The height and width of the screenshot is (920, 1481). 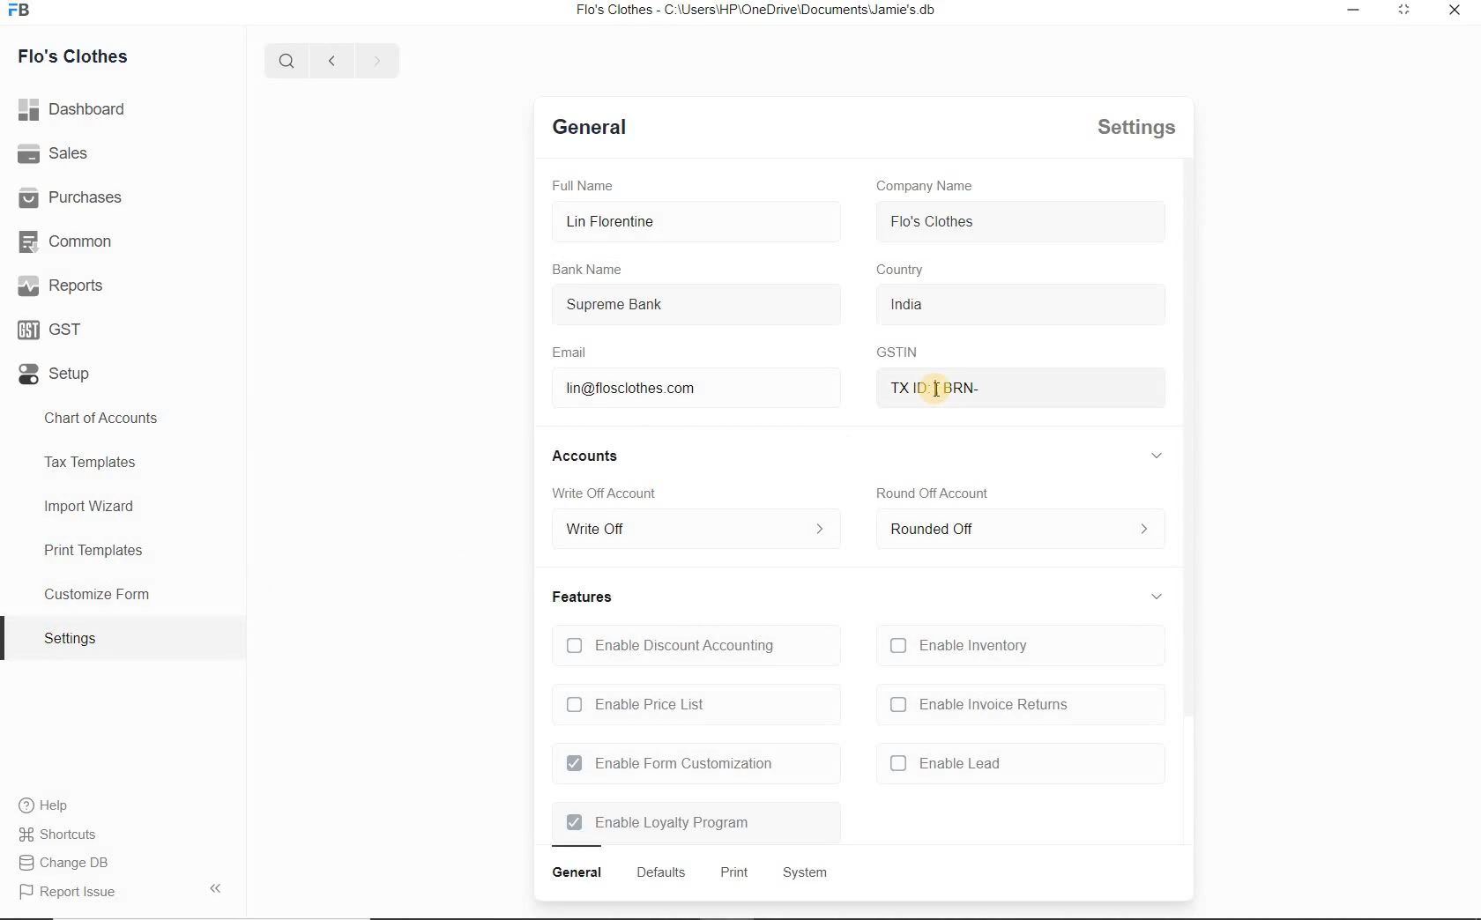 I want to click on write off, so click(x=694, y=530).